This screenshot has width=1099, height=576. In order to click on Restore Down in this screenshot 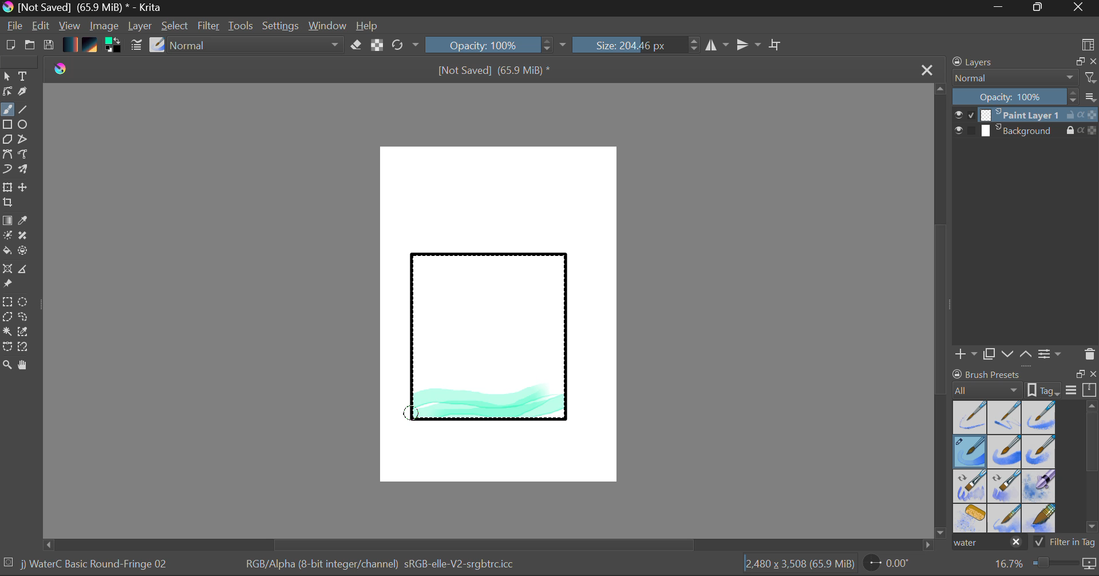, I will do `click(1002, 8)`.